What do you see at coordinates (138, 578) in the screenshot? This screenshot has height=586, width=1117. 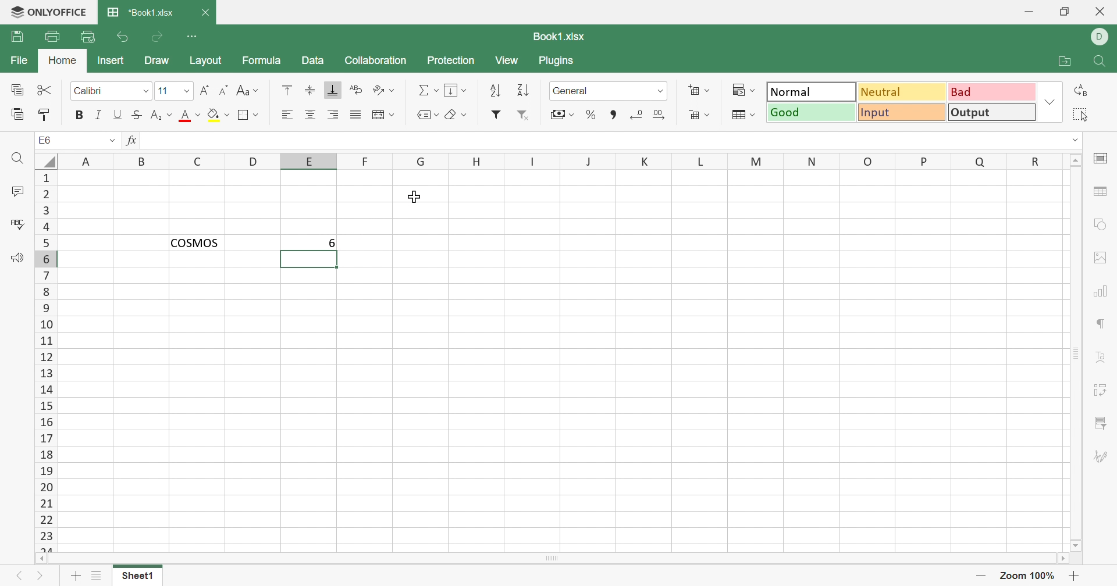 I see `Sheet1` at bounding box center [138, 578].